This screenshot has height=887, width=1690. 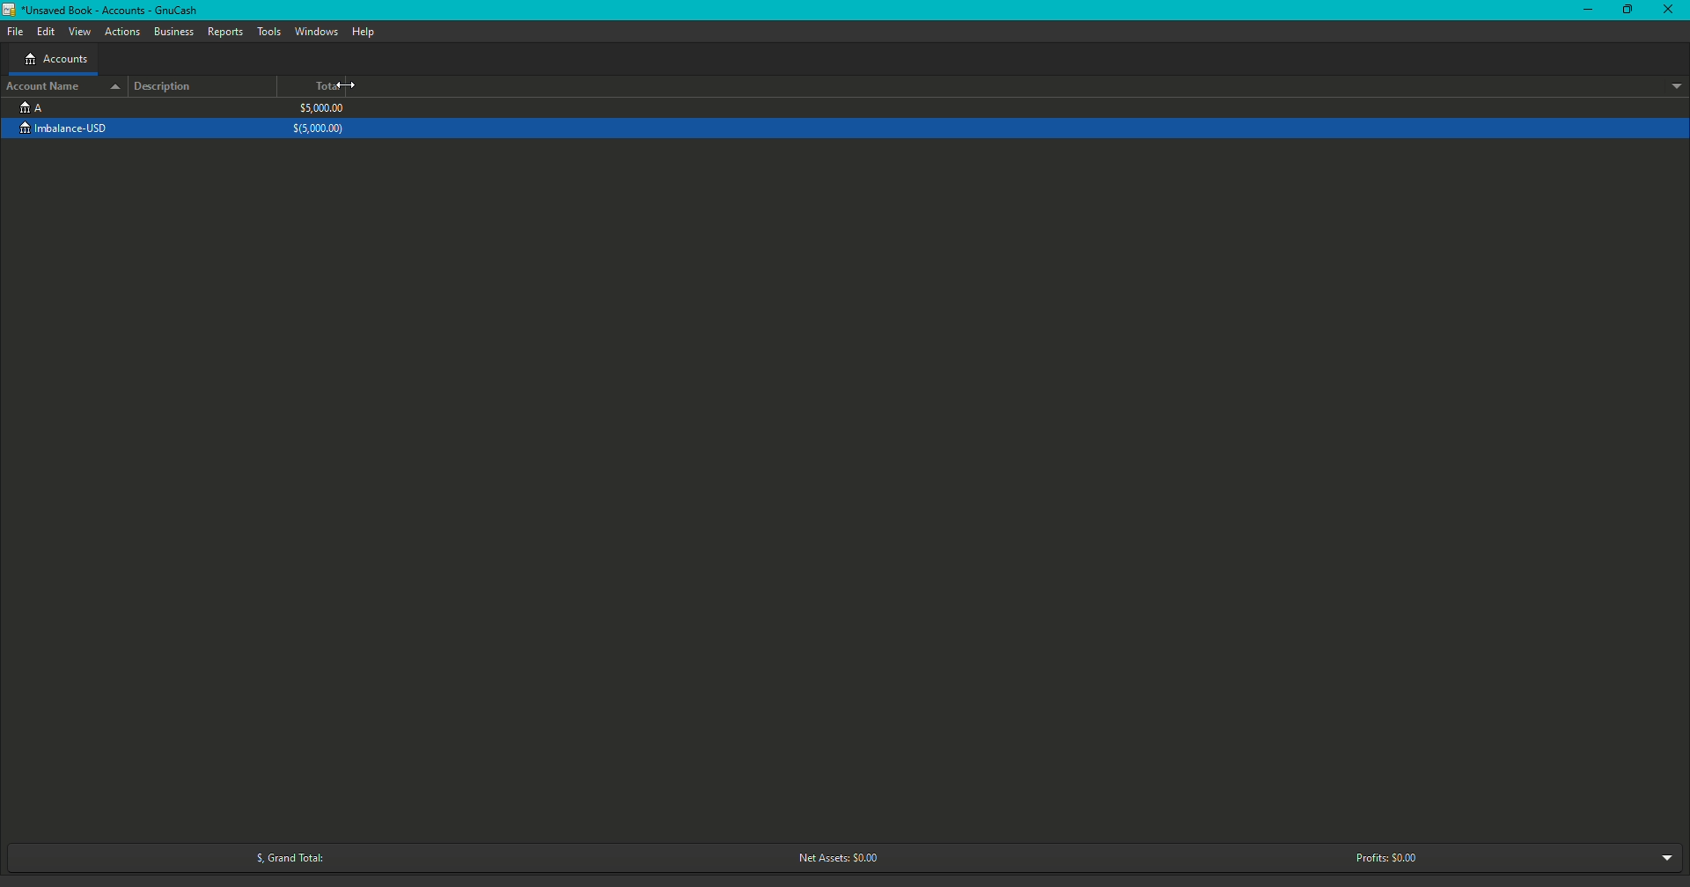 I want to click on Windows, so click(x=316, y=32).